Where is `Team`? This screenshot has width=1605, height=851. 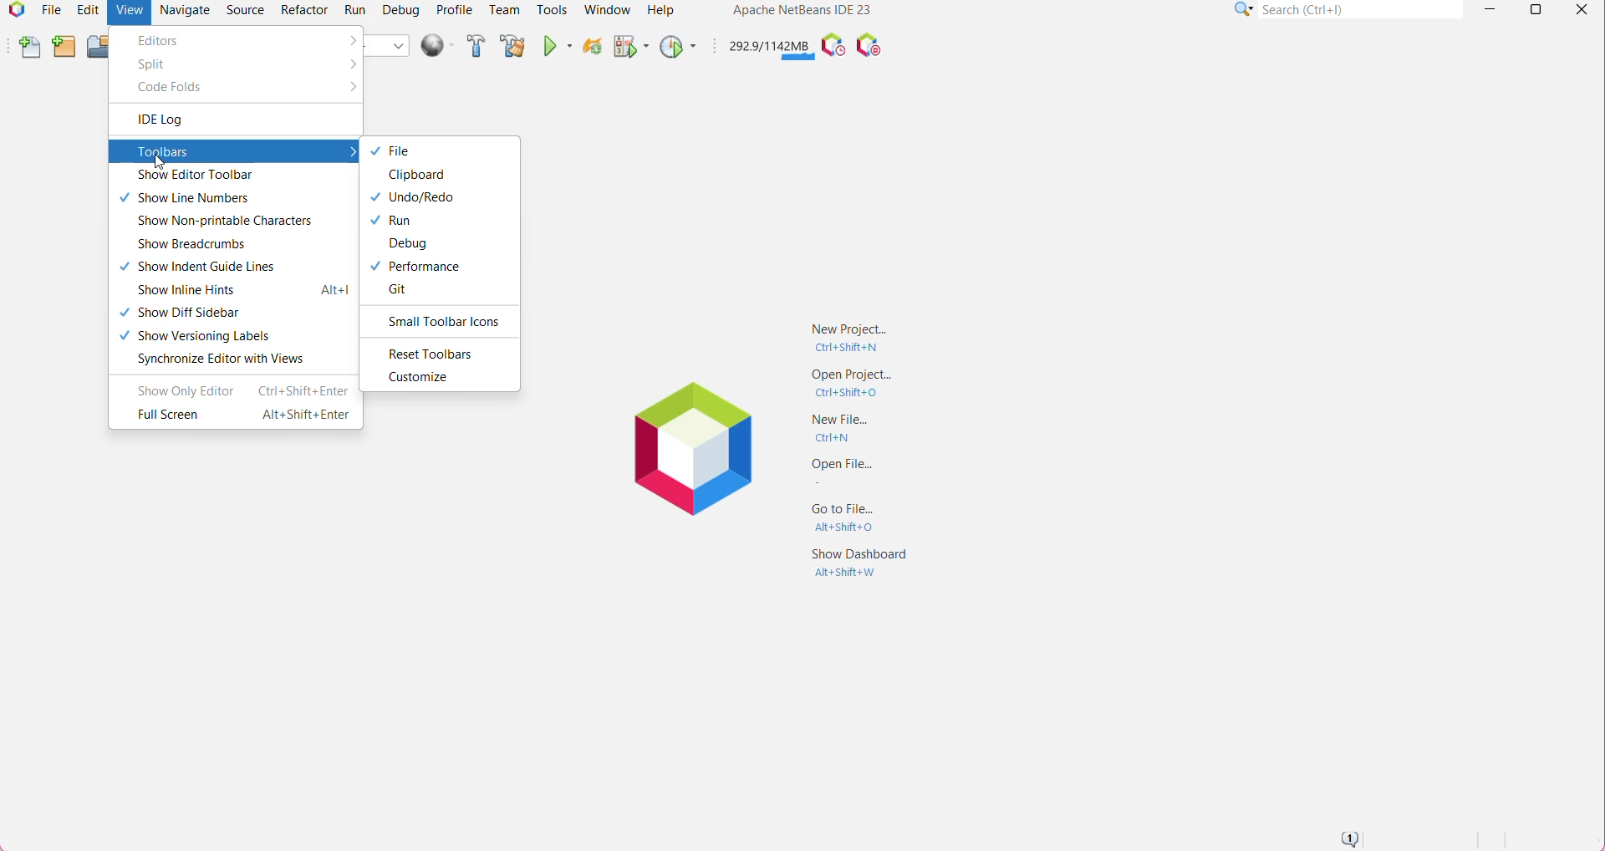 Team is located at coordinates (504, 10).